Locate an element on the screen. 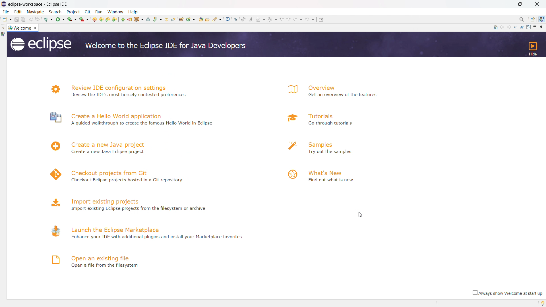 This screenshot has height=307, width=546. save is located at coordinates (16, 19).